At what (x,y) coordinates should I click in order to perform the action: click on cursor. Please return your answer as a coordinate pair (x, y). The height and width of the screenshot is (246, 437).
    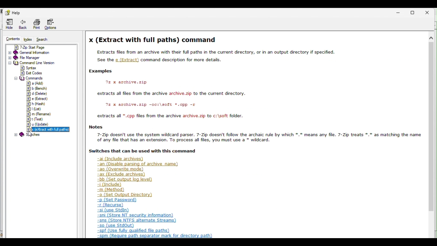
    Looking at the image, I should click on (30, 134).